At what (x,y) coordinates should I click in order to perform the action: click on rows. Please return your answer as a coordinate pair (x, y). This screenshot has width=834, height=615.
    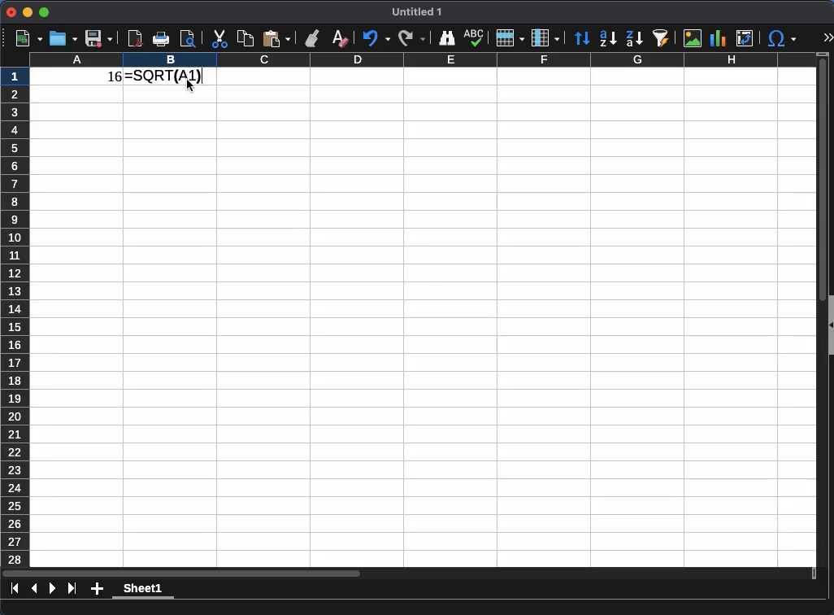
    Looking at the image, I should click on (15, 316).